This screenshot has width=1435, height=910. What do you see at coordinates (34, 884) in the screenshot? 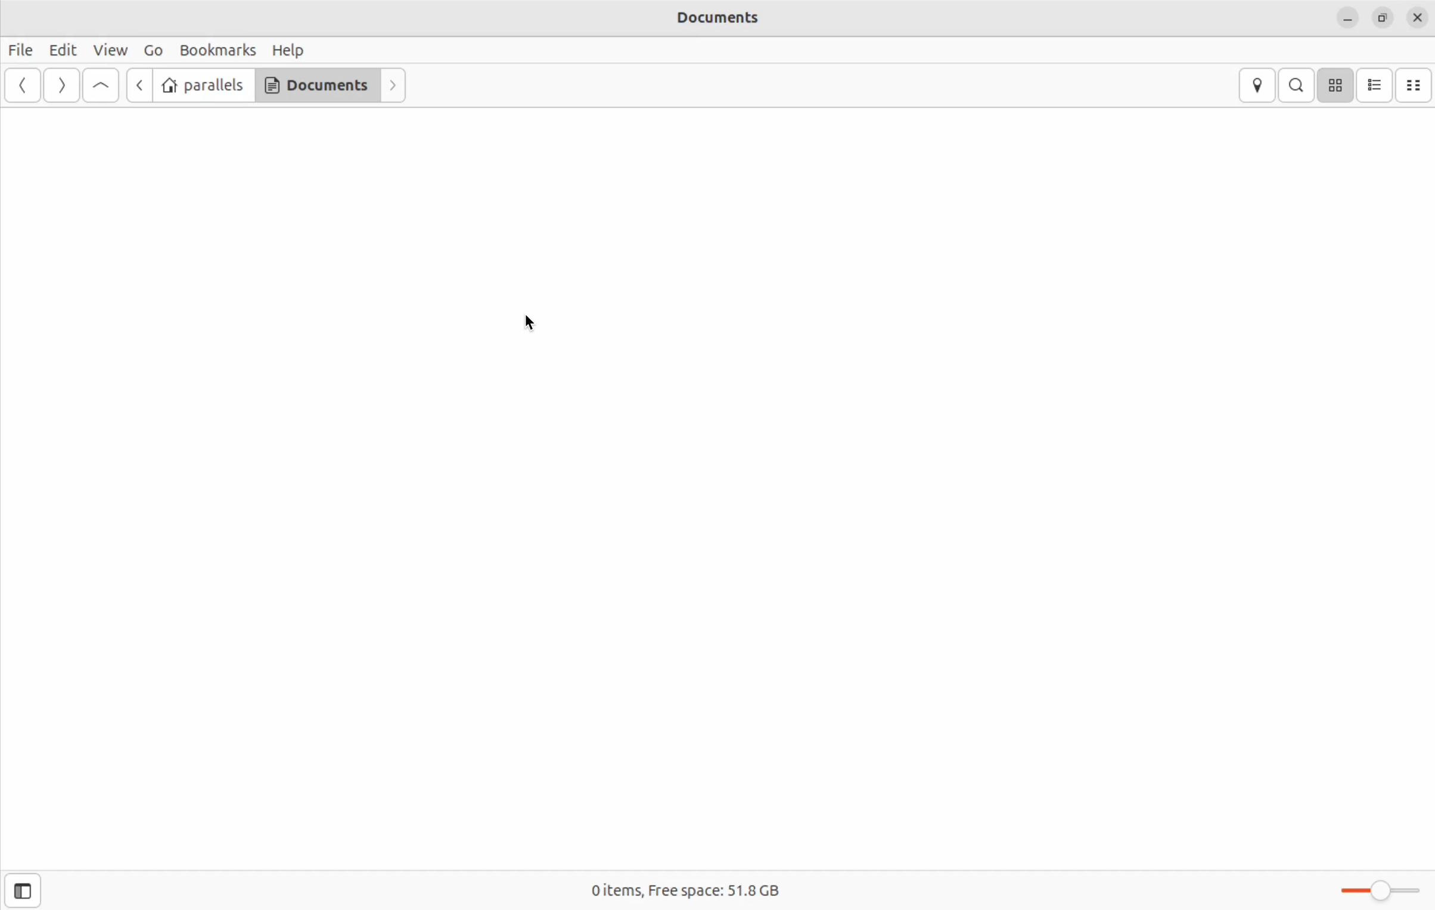
I see `open sidebar` at bounding box center [34, 884].